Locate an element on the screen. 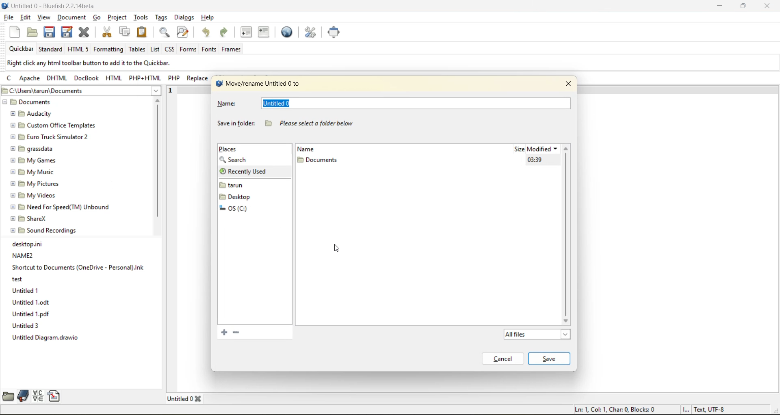 This screenshot has width=780, height=415. file is located at coordinates (10, 19).